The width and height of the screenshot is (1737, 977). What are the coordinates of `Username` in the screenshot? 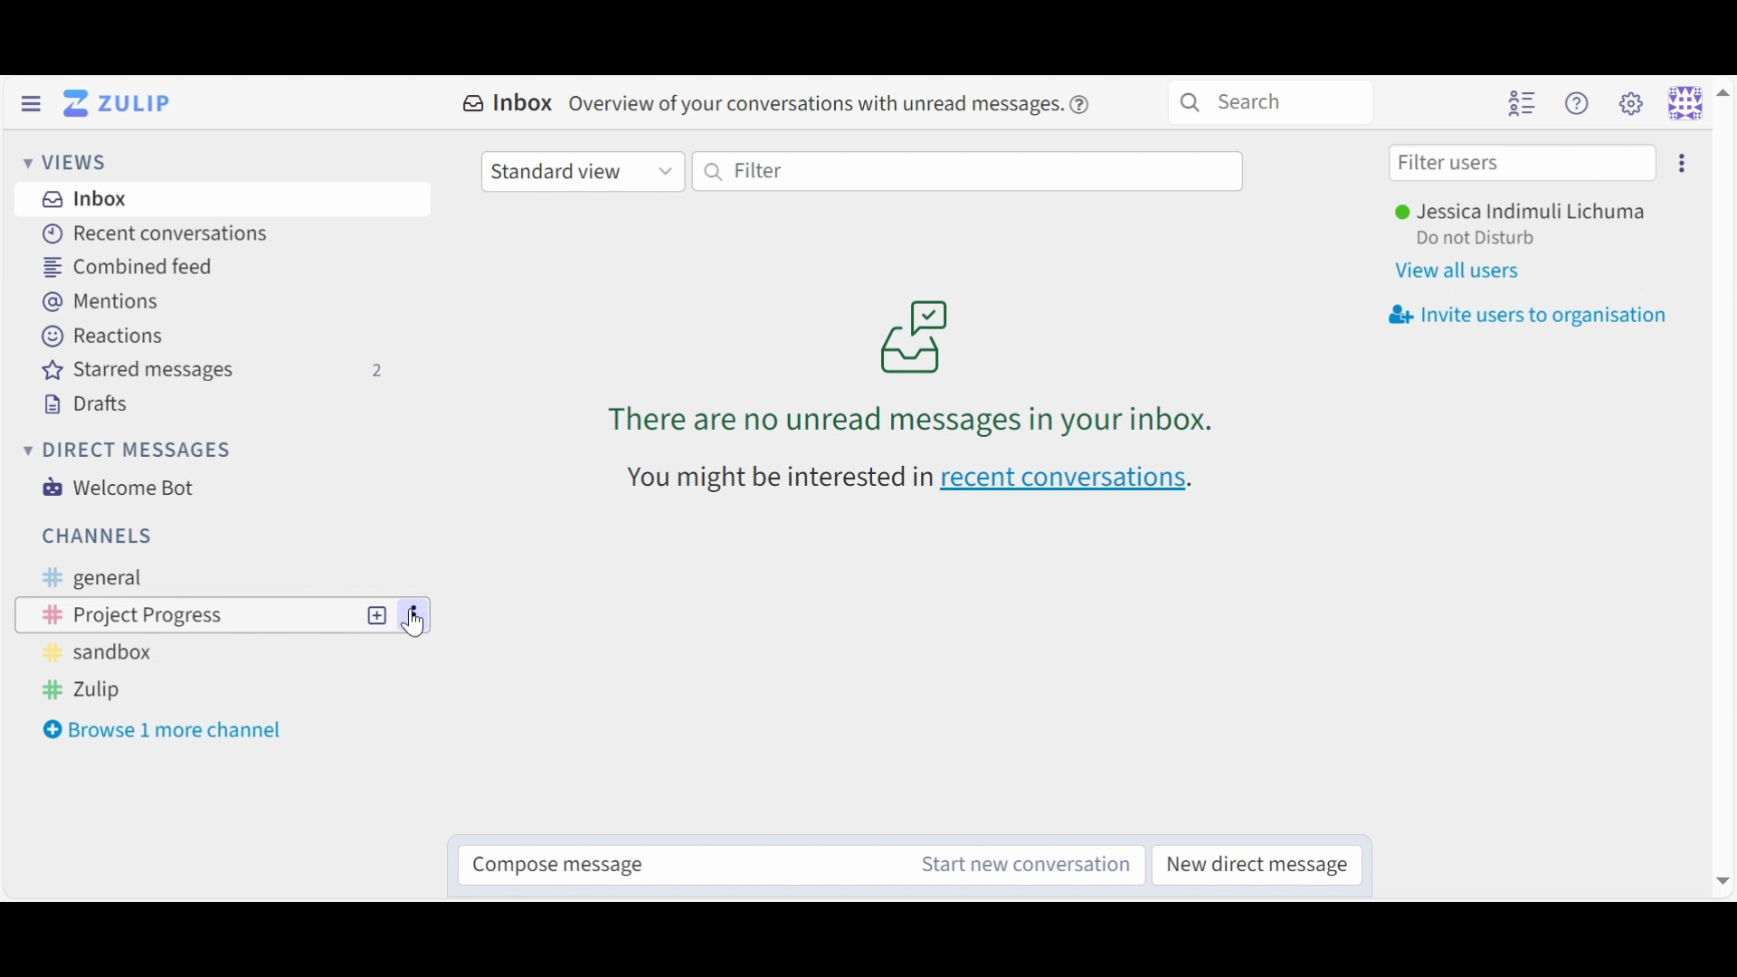 It's located at (1523, 213).